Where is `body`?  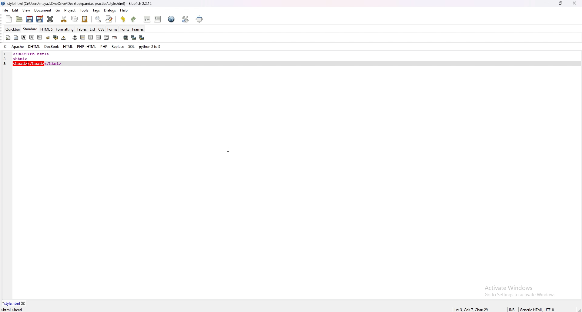 body is located at coordinates (17, 37).